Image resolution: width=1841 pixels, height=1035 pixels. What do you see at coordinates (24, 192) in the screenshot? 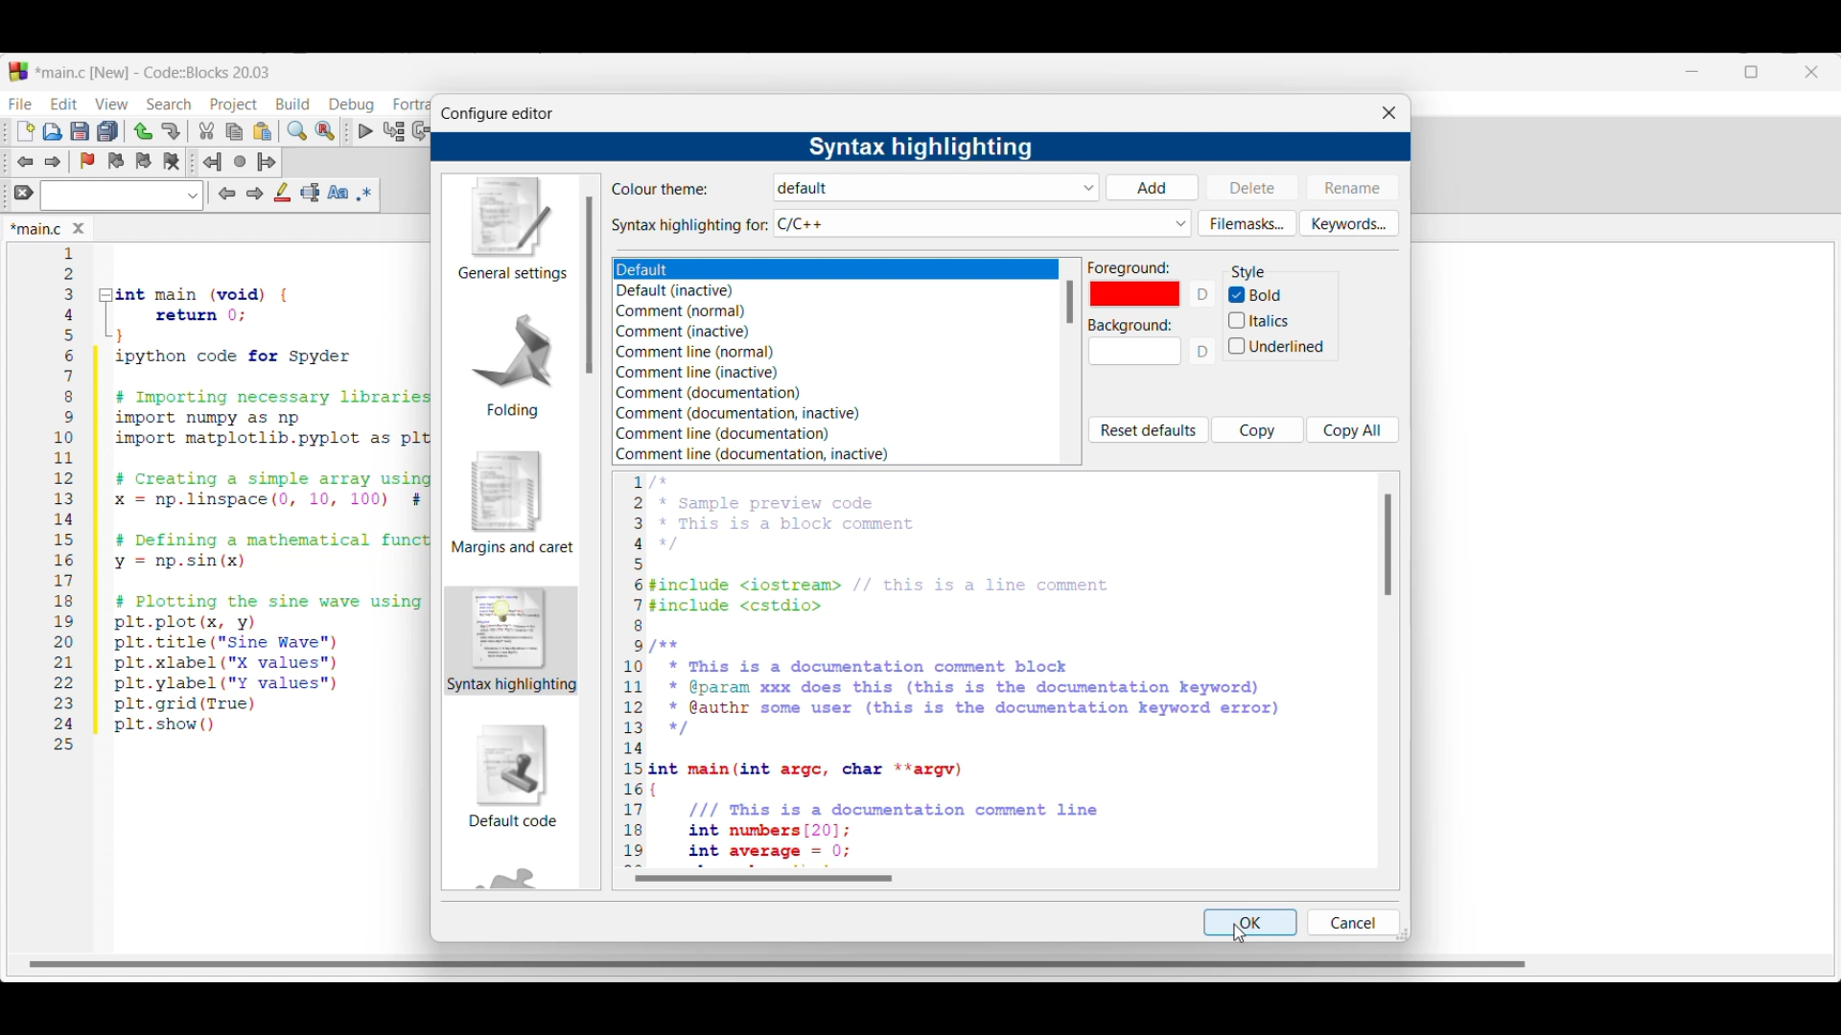
I see `Clear` at bounding box center [24, 192].